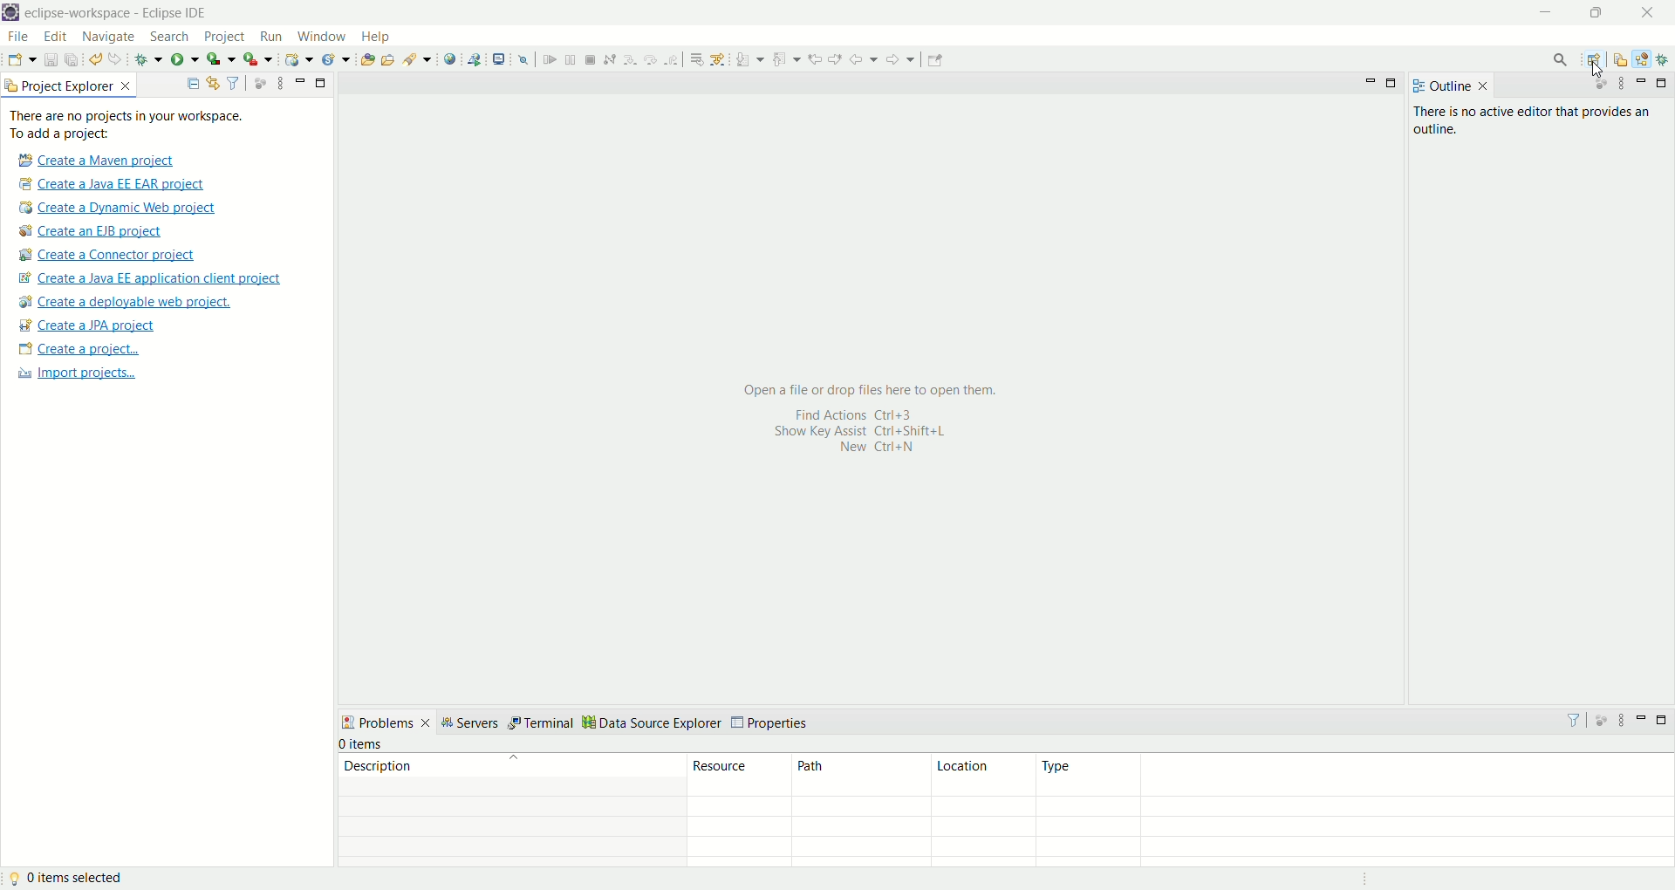 The image size is (1675, 890). I want to click on maximize, so click(1665, 722).